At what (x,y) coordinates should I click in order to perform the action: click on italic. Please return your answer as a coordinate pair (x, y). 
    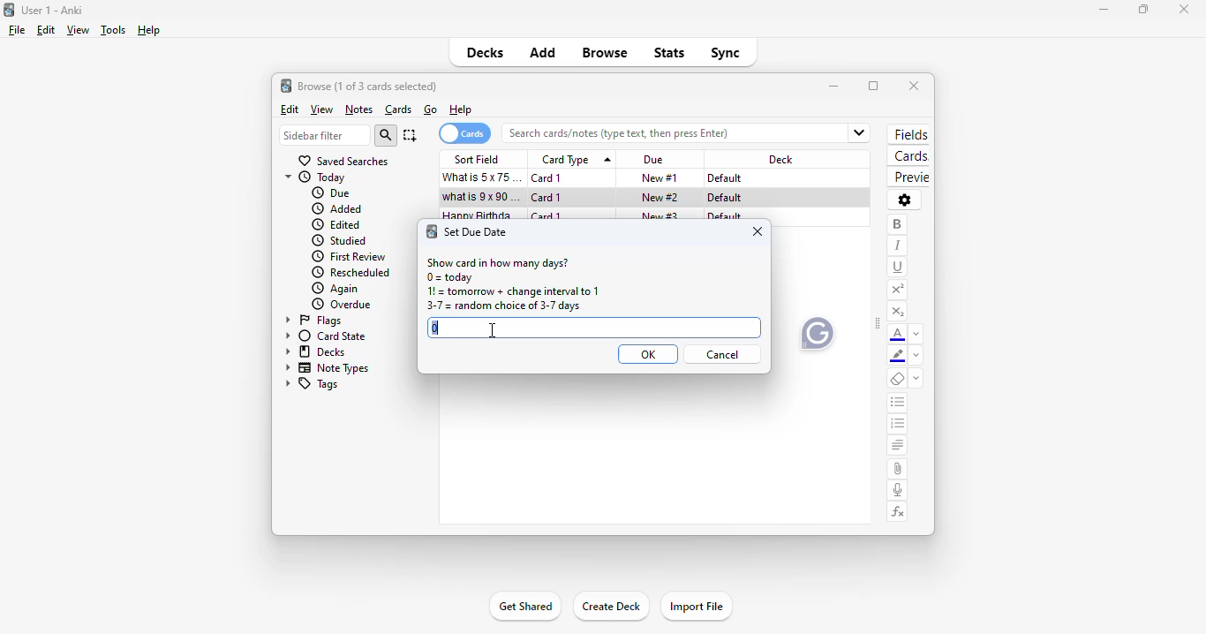
    Looking at the image, I should click on (896, 245).